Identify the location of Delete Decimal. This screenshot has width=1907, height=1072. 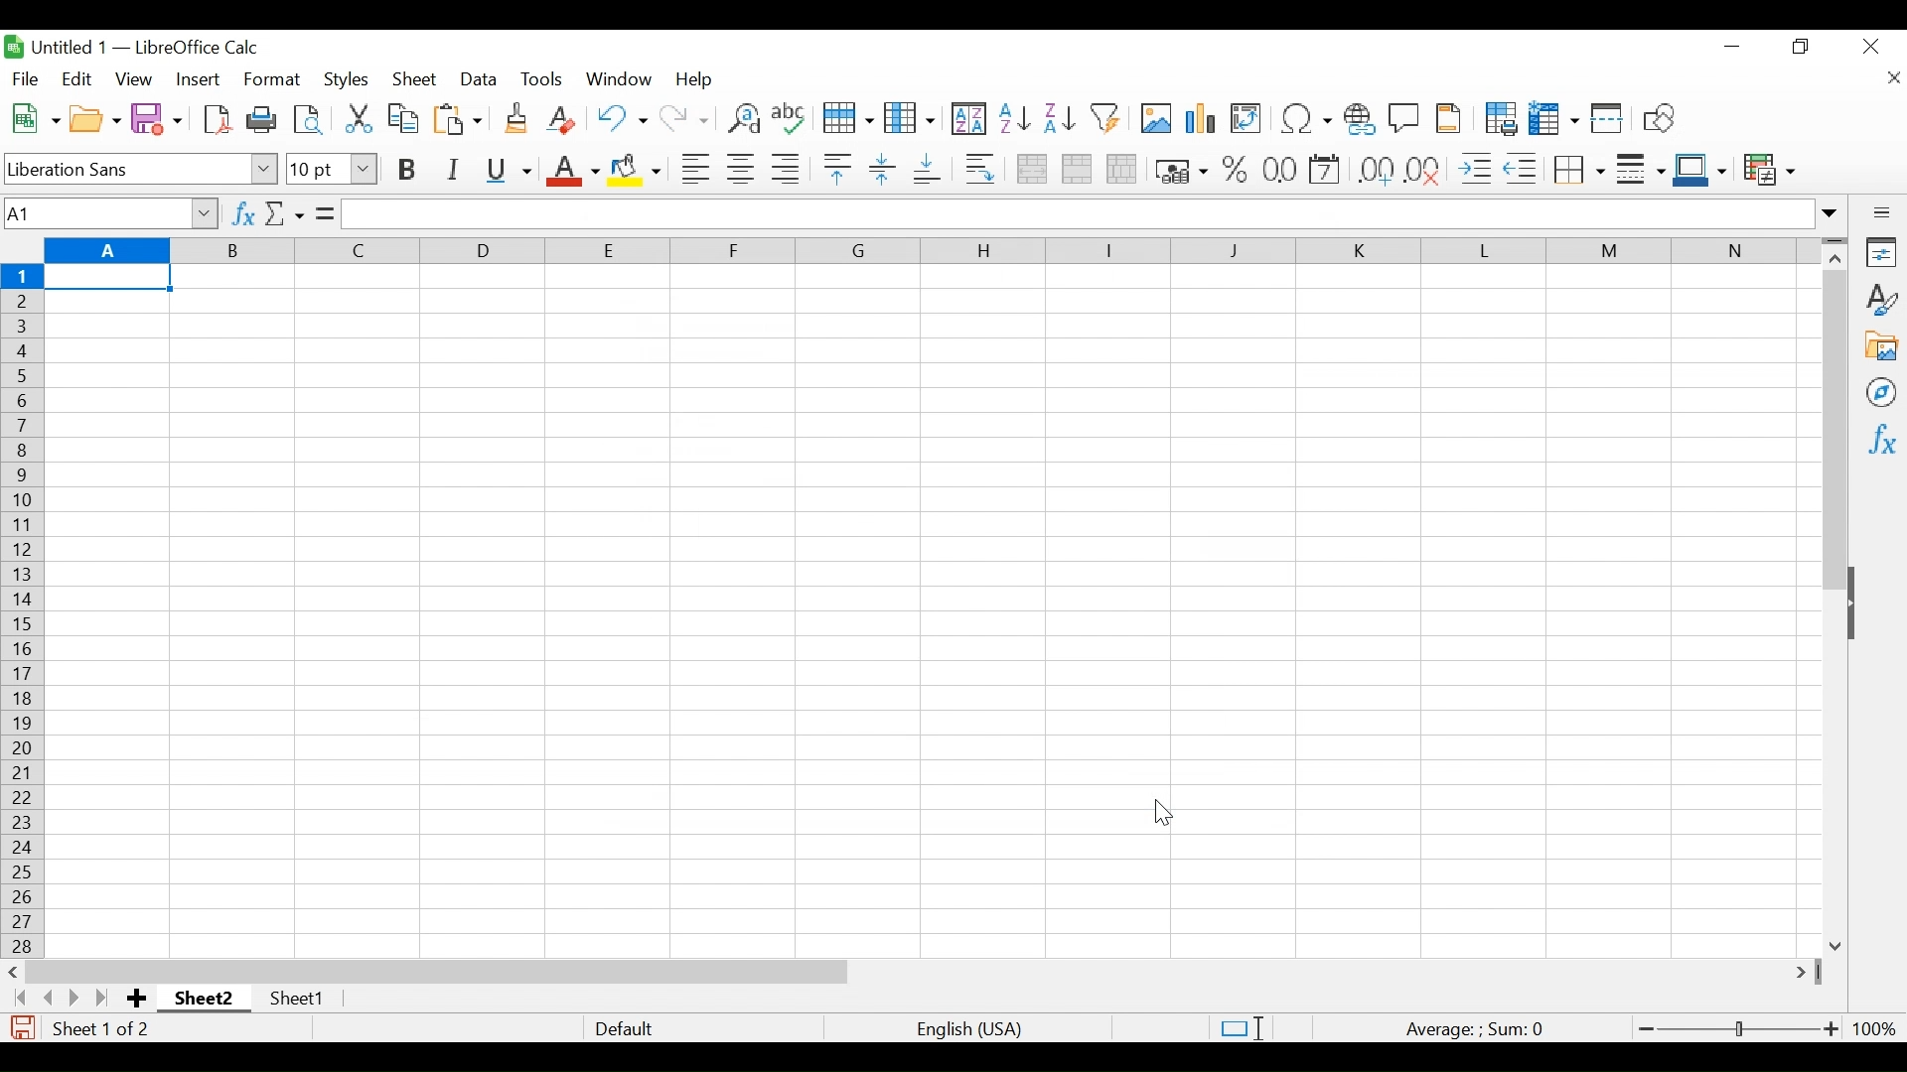
(1425, 170).